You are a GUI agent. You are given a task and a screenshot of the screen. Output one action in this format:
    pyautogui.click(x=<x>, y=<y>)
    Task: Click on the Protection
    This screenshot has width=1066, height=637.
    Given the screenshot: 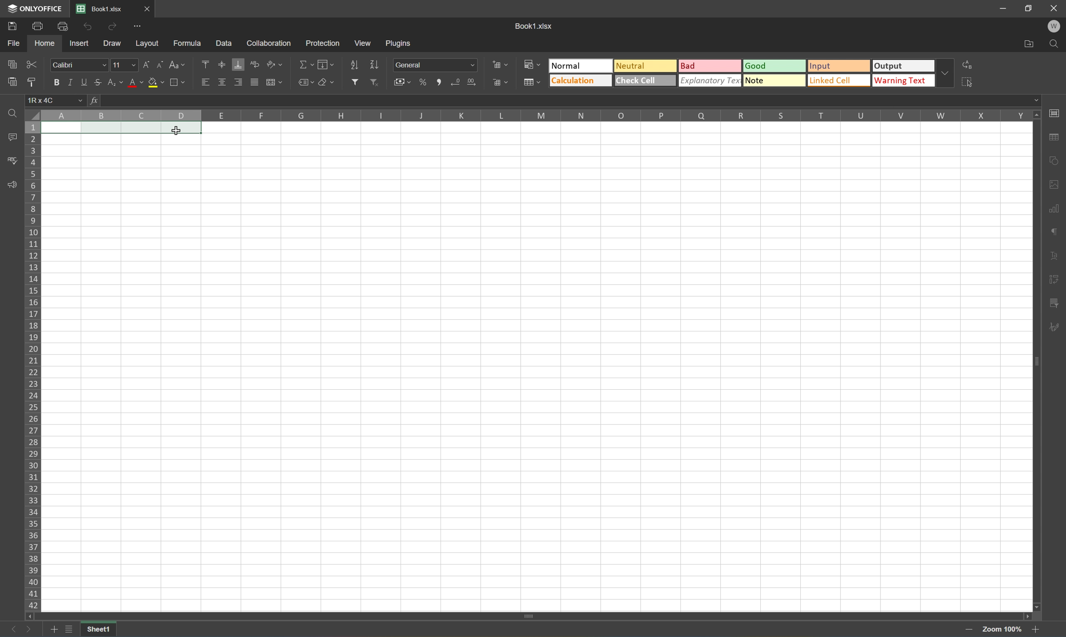 What is the action you would take?
    pyautogui.click(x=322, y=43)
    